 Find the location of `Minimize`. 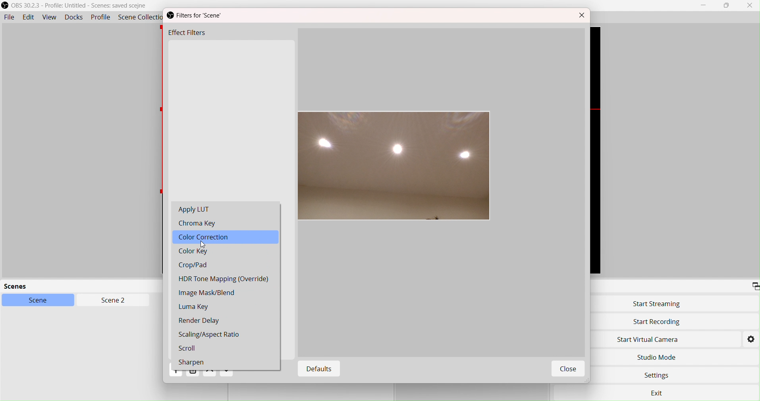

Minimize is located at coordinates (704, 5).